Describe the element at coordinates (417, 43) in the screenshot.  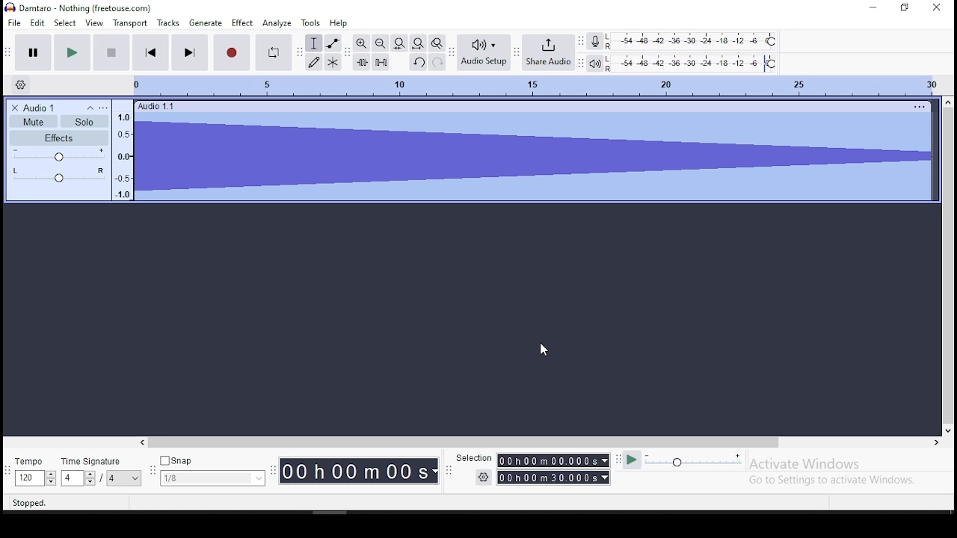
I see `fit project to width` at that location.